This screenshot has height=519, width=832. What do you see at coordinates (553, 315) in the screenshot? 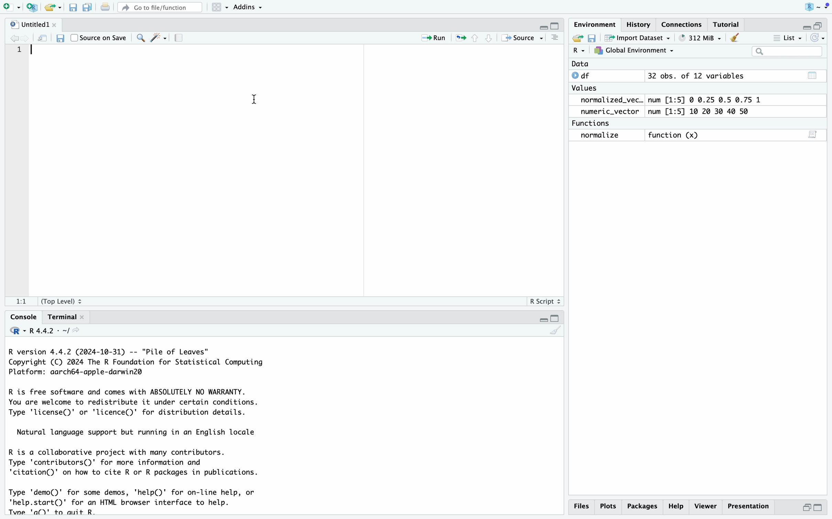
I see `minimize/maximize` at bounding box center [553, 315].